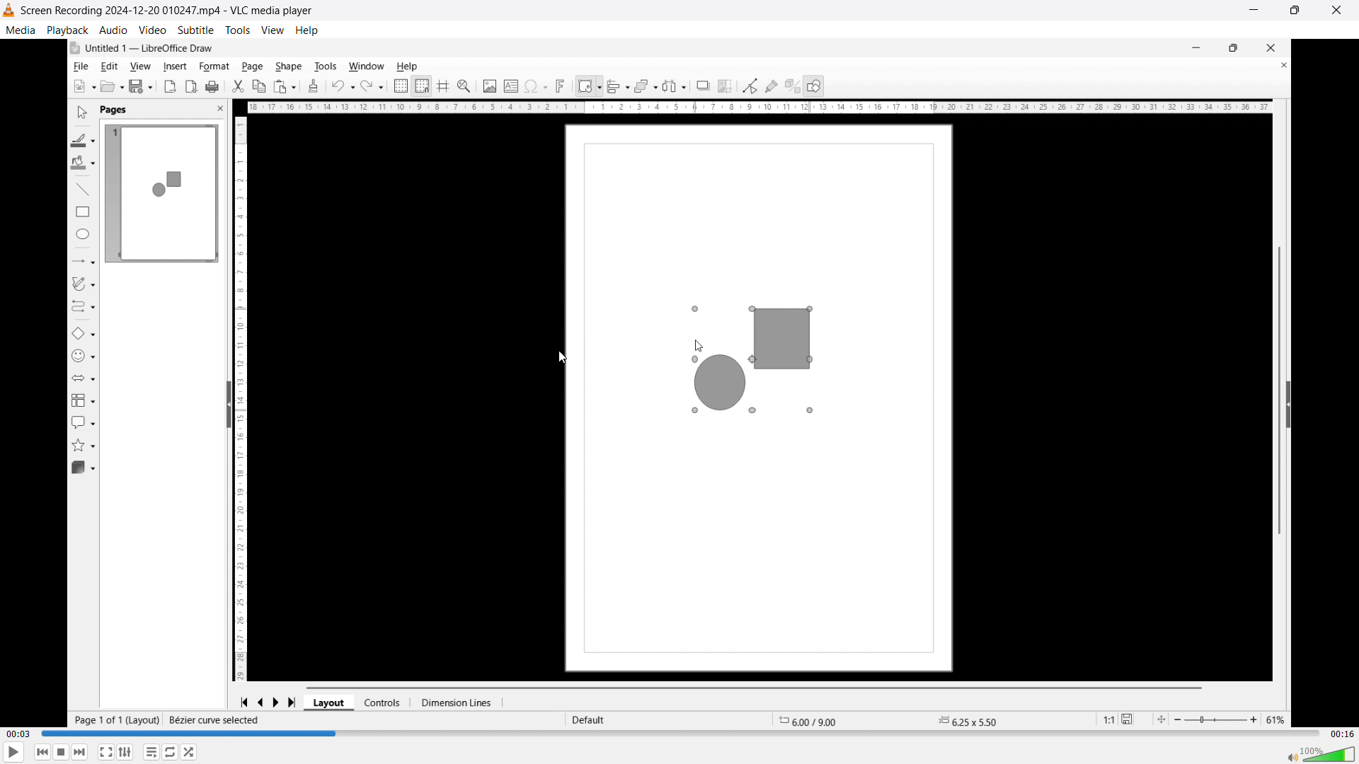 The image size is (1359, 764). What do you see at coordinates (152, 30) in the screenshot?
I see `video` at bounding box center [152, 30].